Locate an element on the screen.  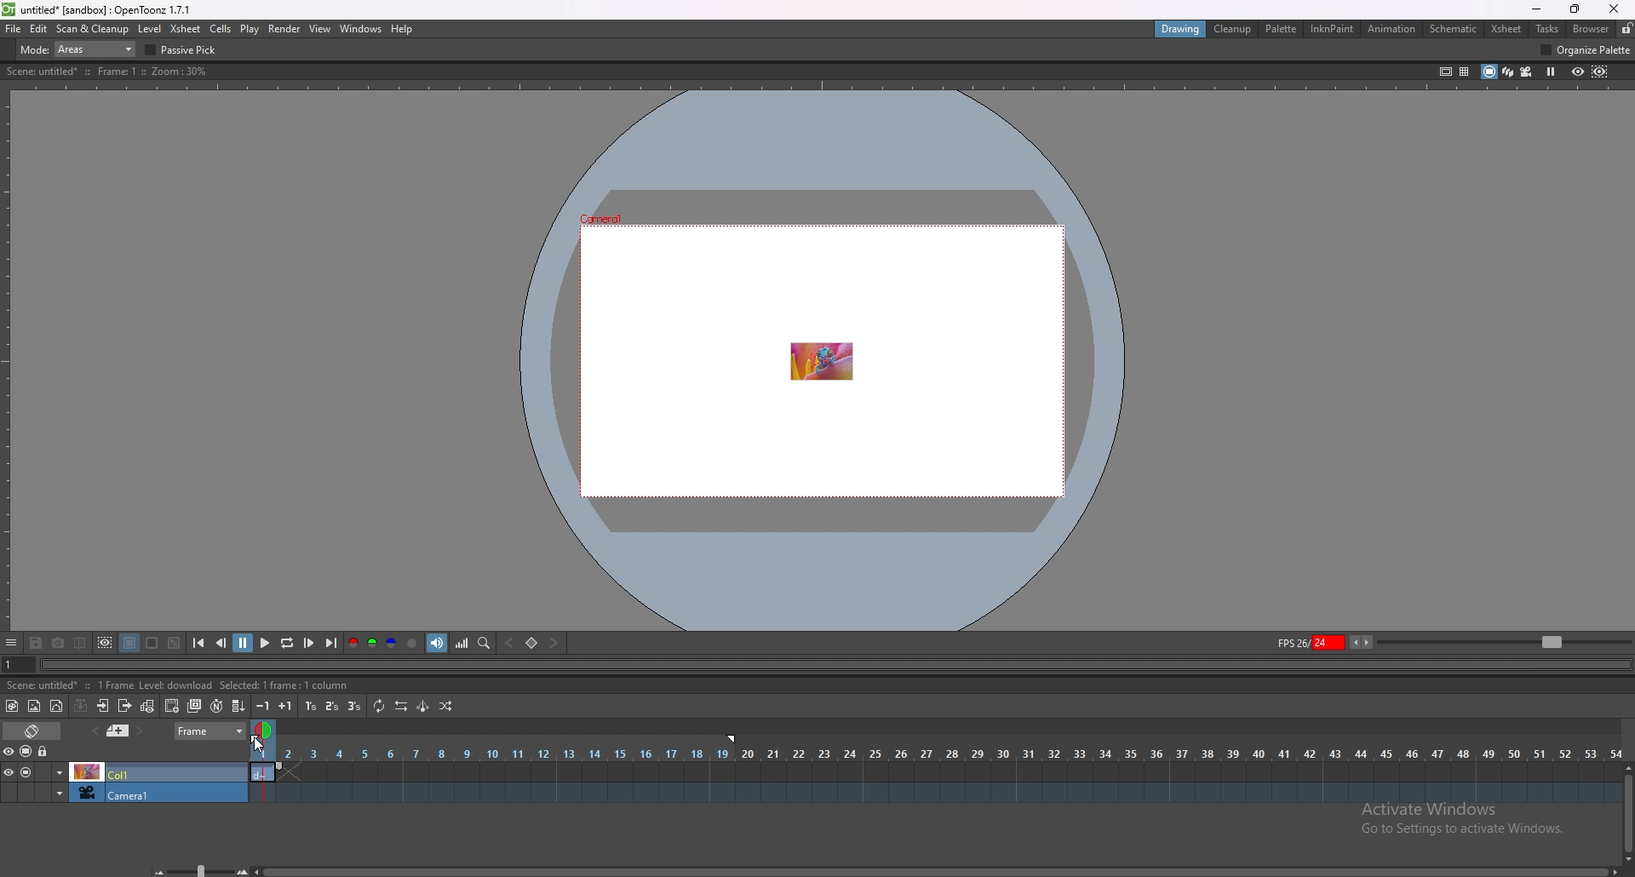
blue channel is located at coordinates (392, 643).